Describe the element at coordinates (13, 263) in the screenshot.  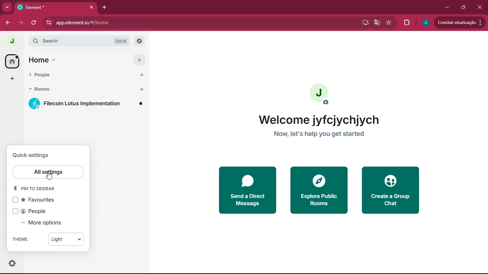
I see `quick settings` at that location.